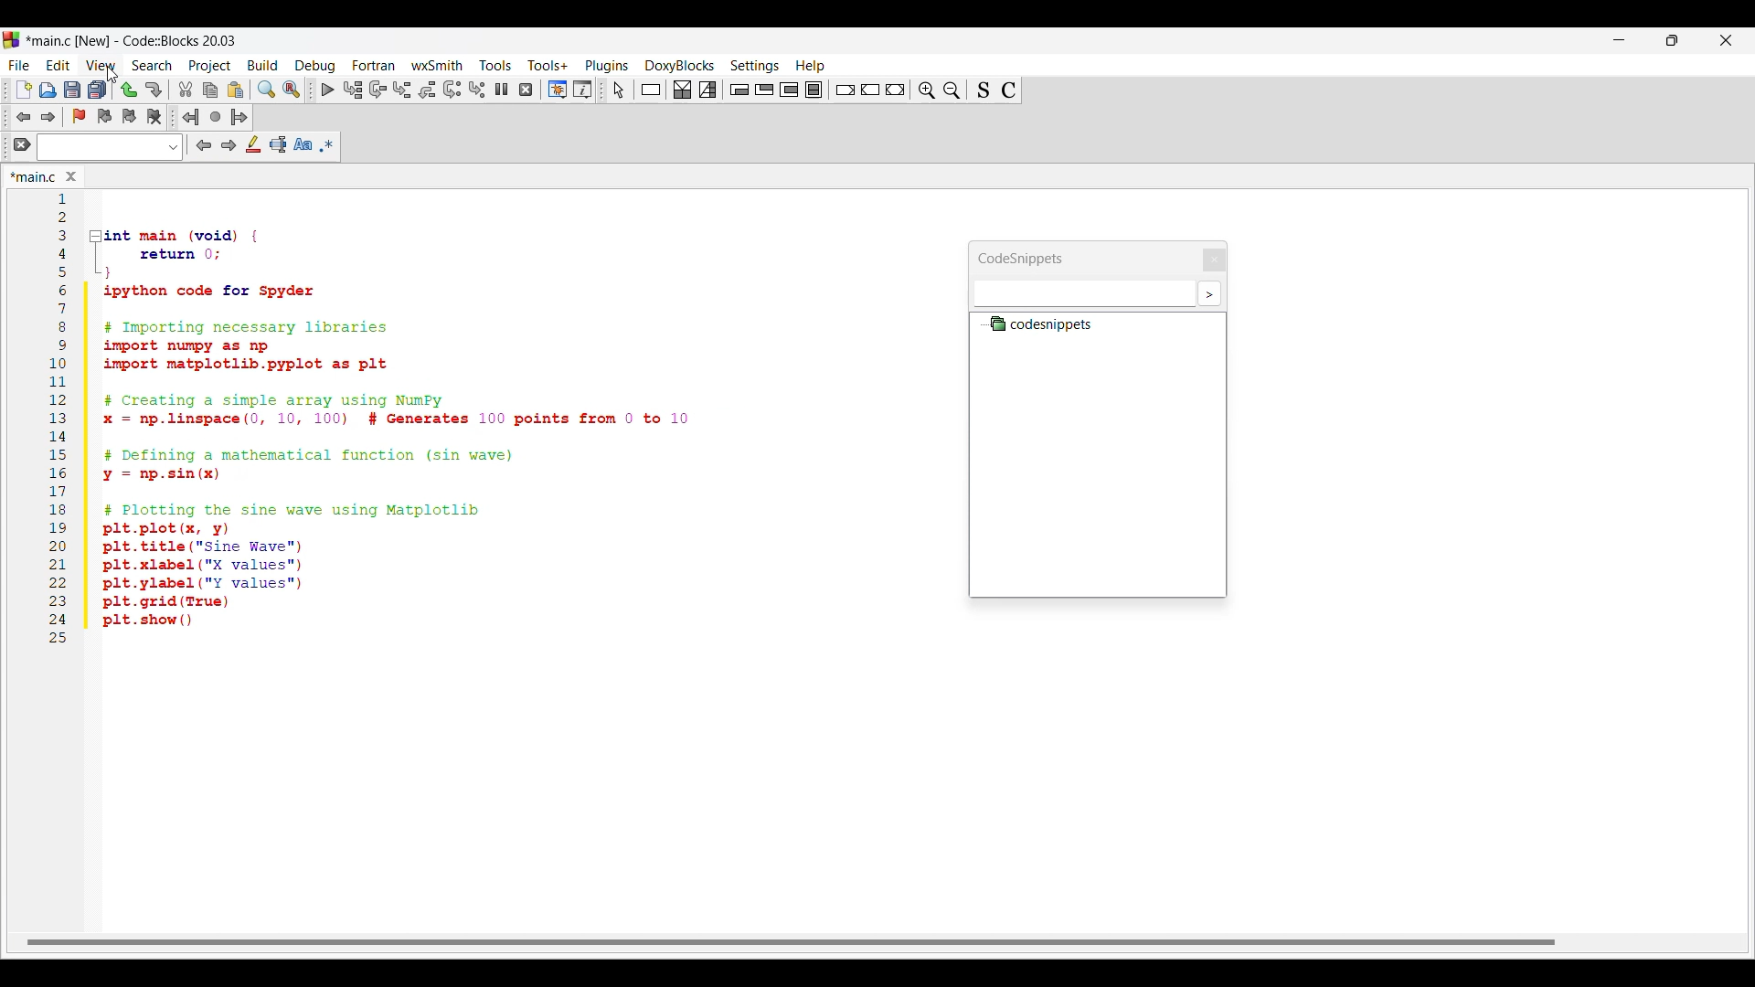  What do you see at coordinates (253, 143) in the screenshot?
I see `Highlight` at bounding box center [253, 143].